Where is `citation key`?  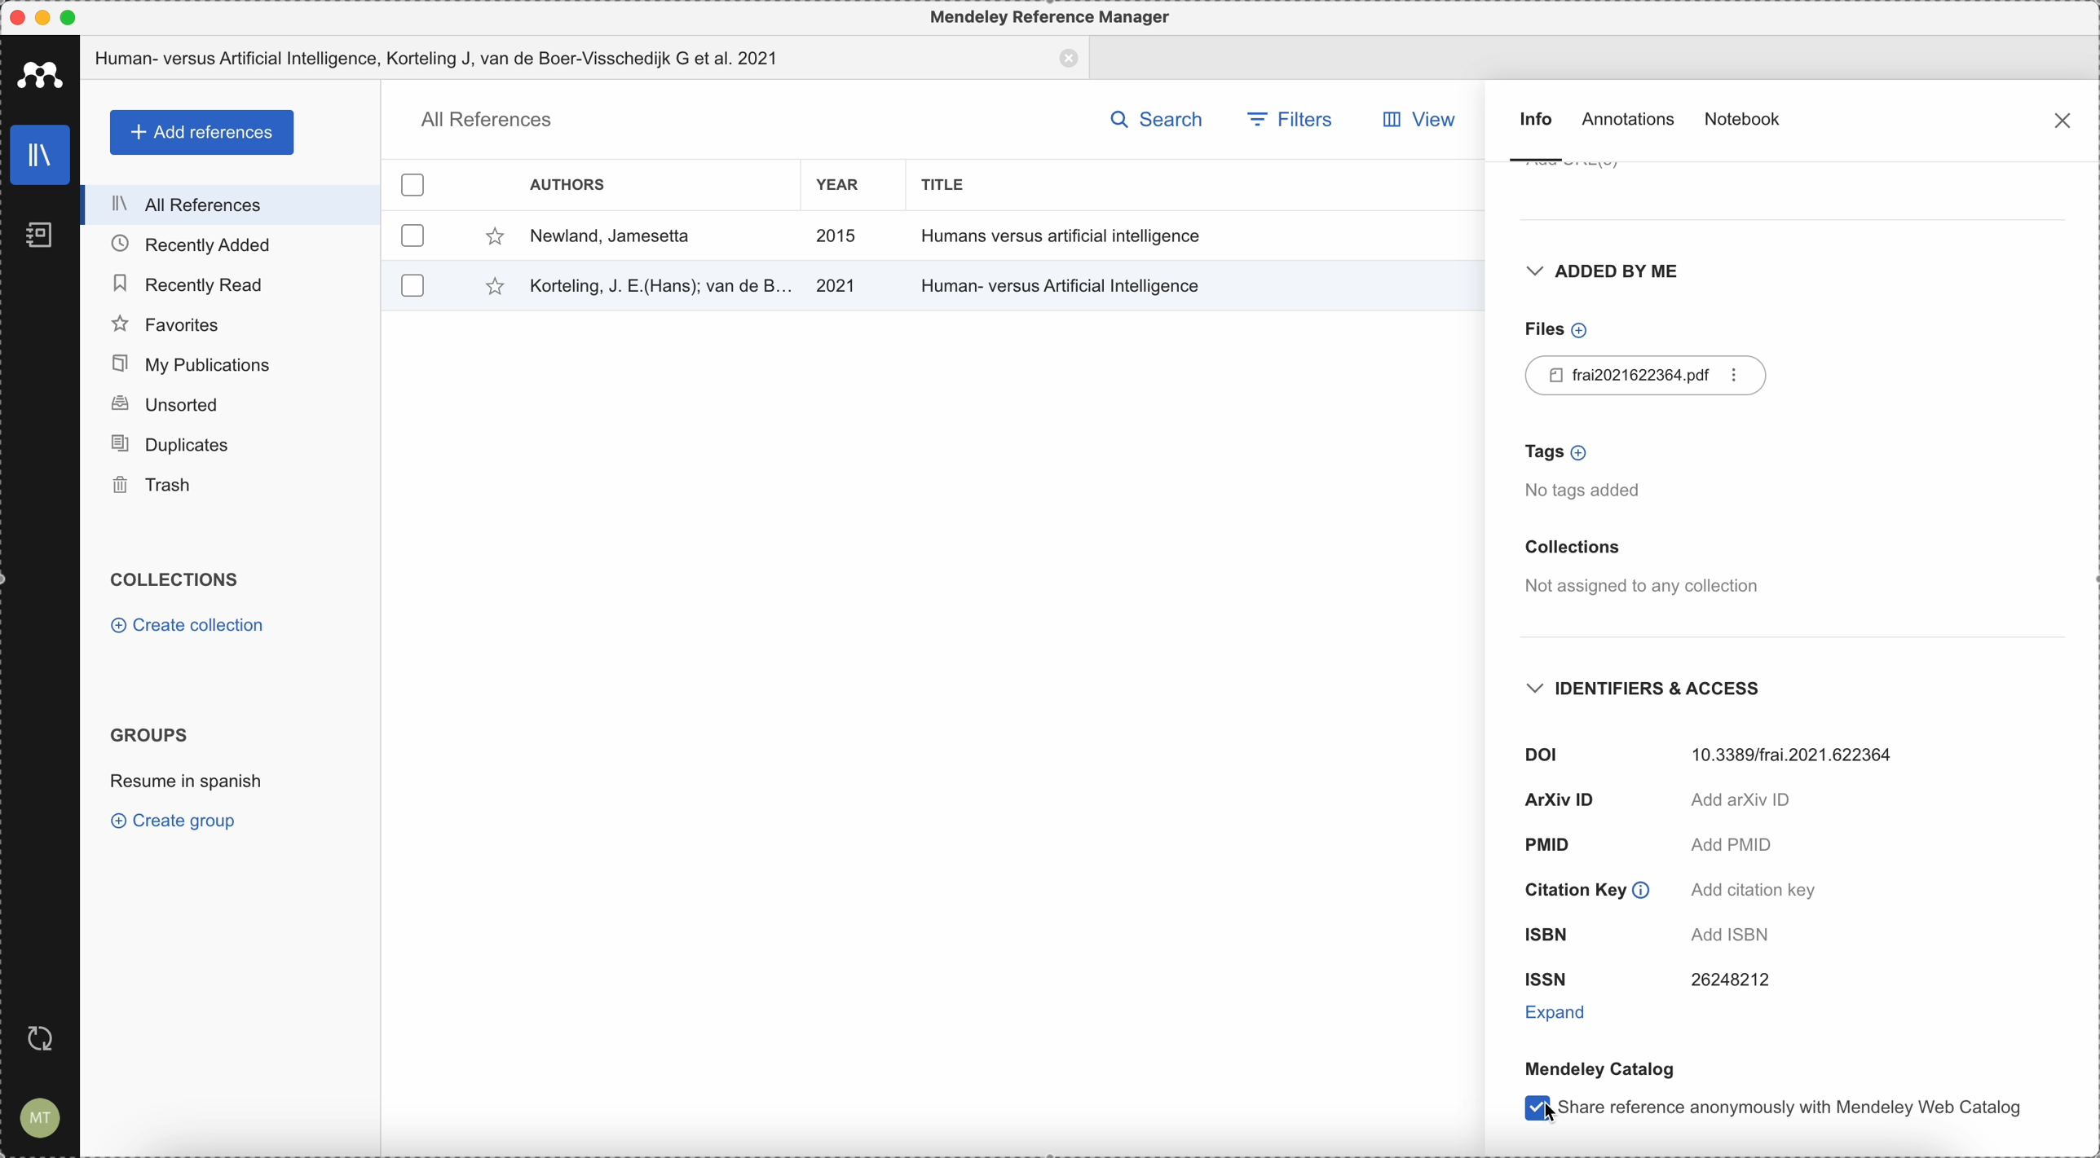
citation key is located at coordinates (1666, 889).